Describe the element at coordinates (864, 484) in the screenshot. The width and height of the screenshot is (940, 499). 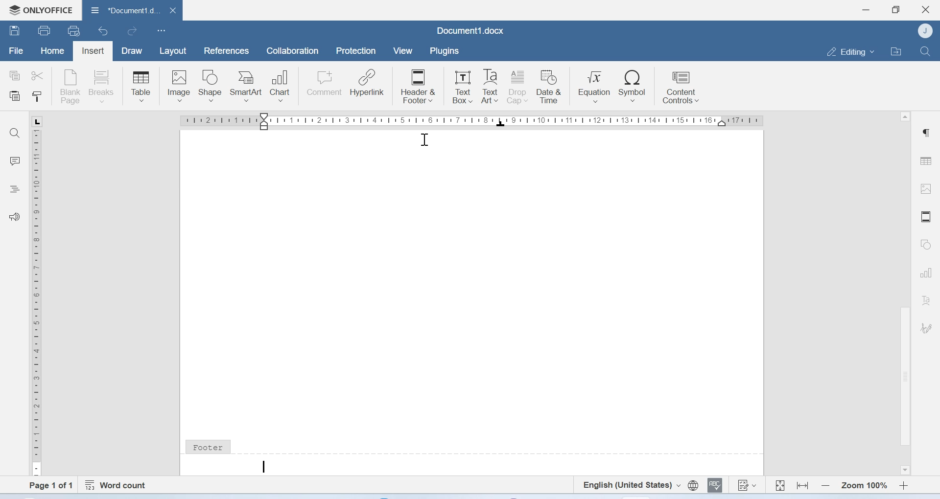
I see `Zoom` at that location.